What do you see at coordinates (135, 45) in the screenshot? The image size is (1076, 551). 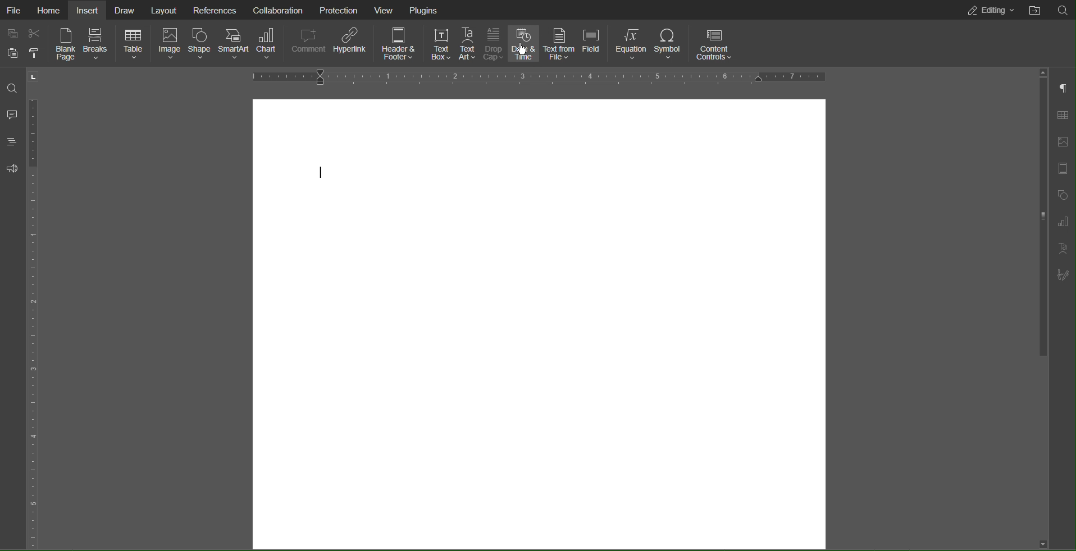 I see `Table` at bounding box center [135, 45].